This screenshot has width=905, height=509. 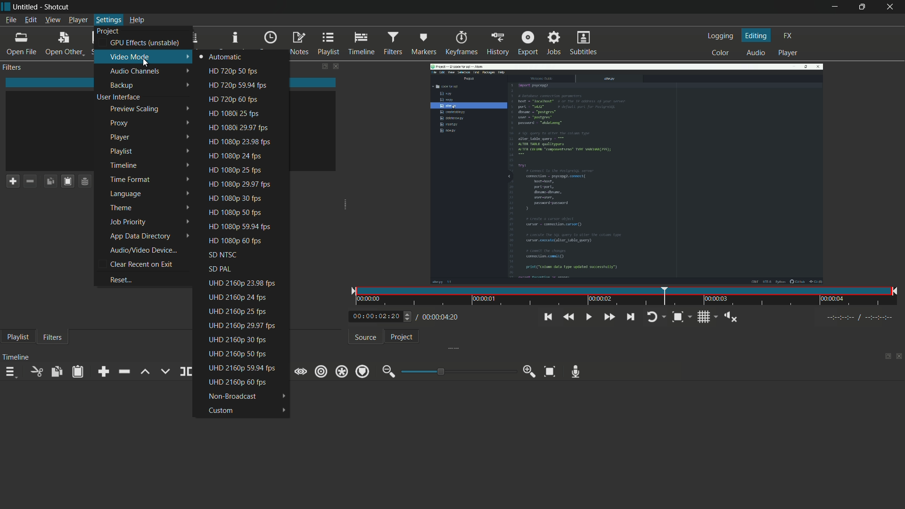 What do you see at coordinates (149, 123) in the screenshot?
I see `proxy` at bounding box center [149, 123].